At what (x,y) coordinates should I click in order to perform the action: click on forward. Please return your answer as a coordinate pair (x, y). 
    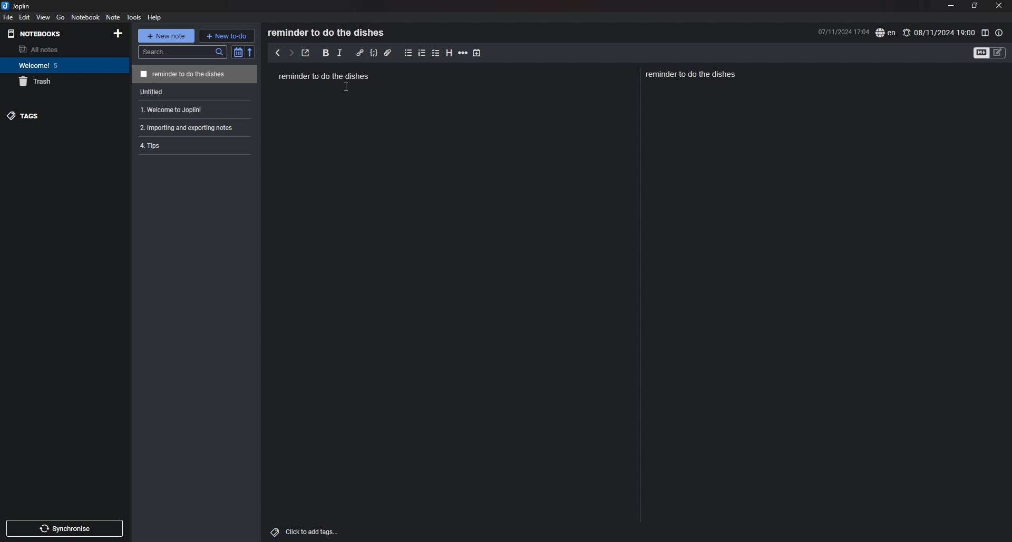
    Looking at the image, I should click on (291, 53).